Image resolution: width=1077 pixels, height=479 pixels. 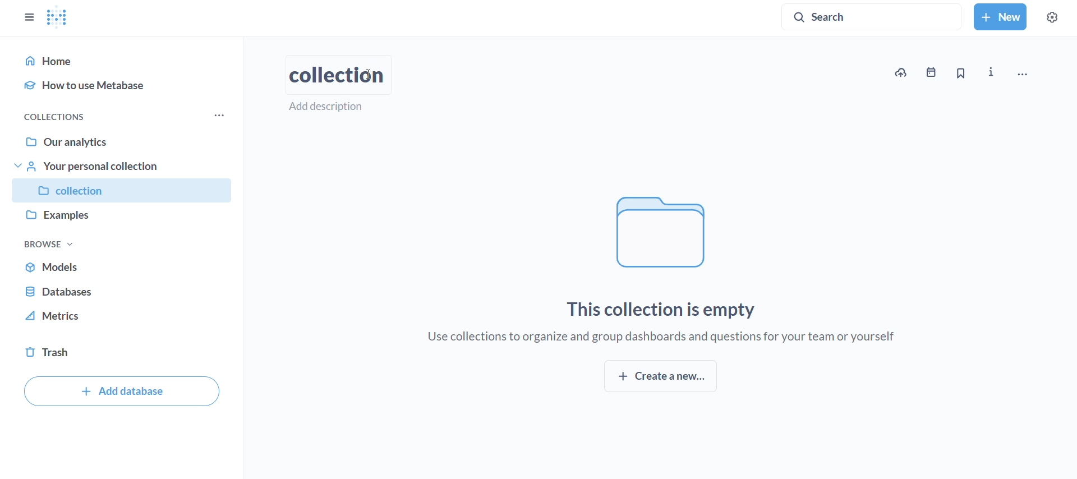 What do you see at coordinates (222, 116) in the screenshot?
I see `more` at bounding box center [222, 116].